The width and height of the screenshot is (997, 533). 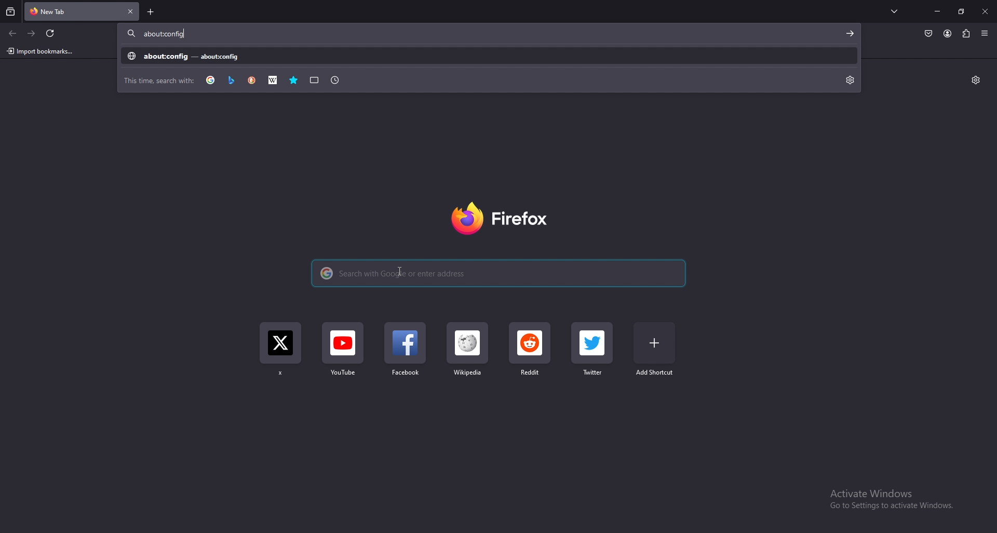 What do you see at coordinates (407, 354) in the screenshot?
I see `facebook` at bounding box center [407, 354].